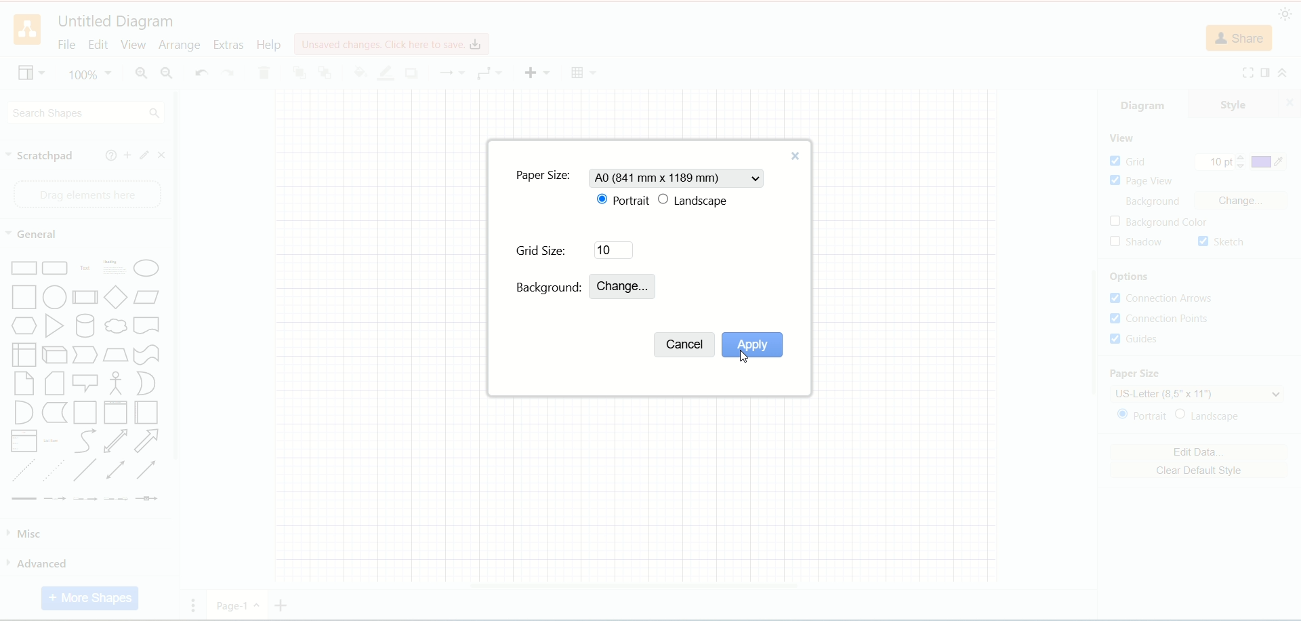 This screenshot has height=621, width=1301. What do you see at coordinates (201, 73) in the screenshot?
I see `undo` at bounding box center [201, 73].